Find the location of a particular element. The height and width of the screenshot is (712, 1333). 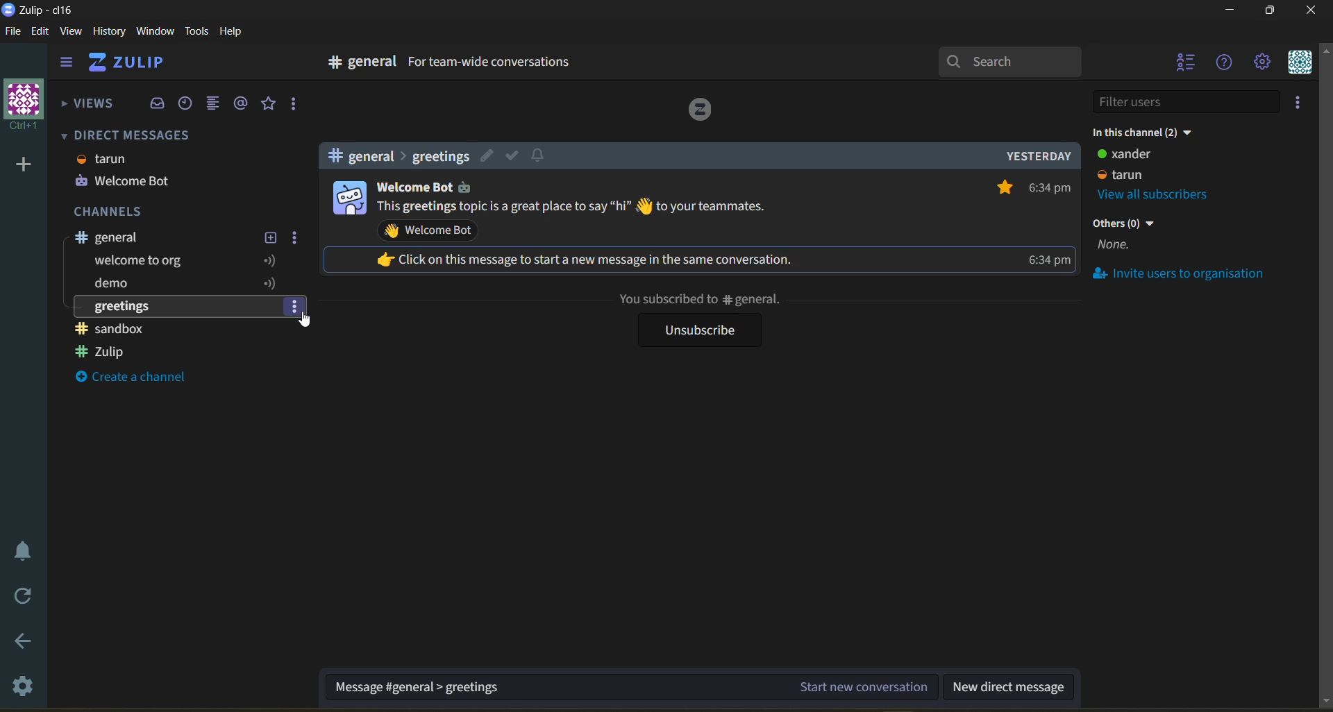

cursor is located at coordinates (308, 321).